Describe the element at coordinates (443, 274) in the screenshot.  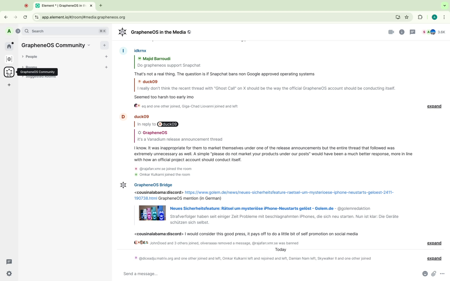
I see `more` at that location.